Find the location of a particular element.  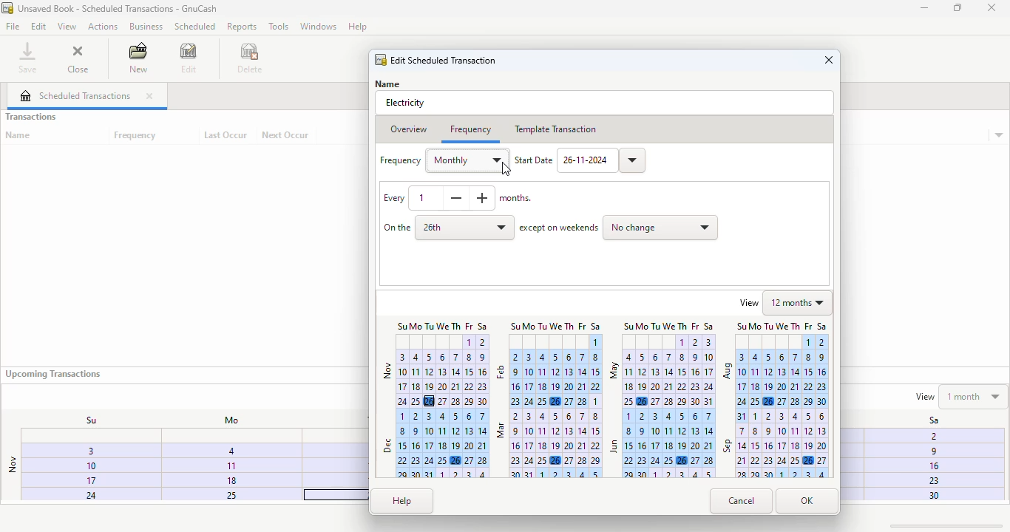

maximize is located at coordinates (958, 7).